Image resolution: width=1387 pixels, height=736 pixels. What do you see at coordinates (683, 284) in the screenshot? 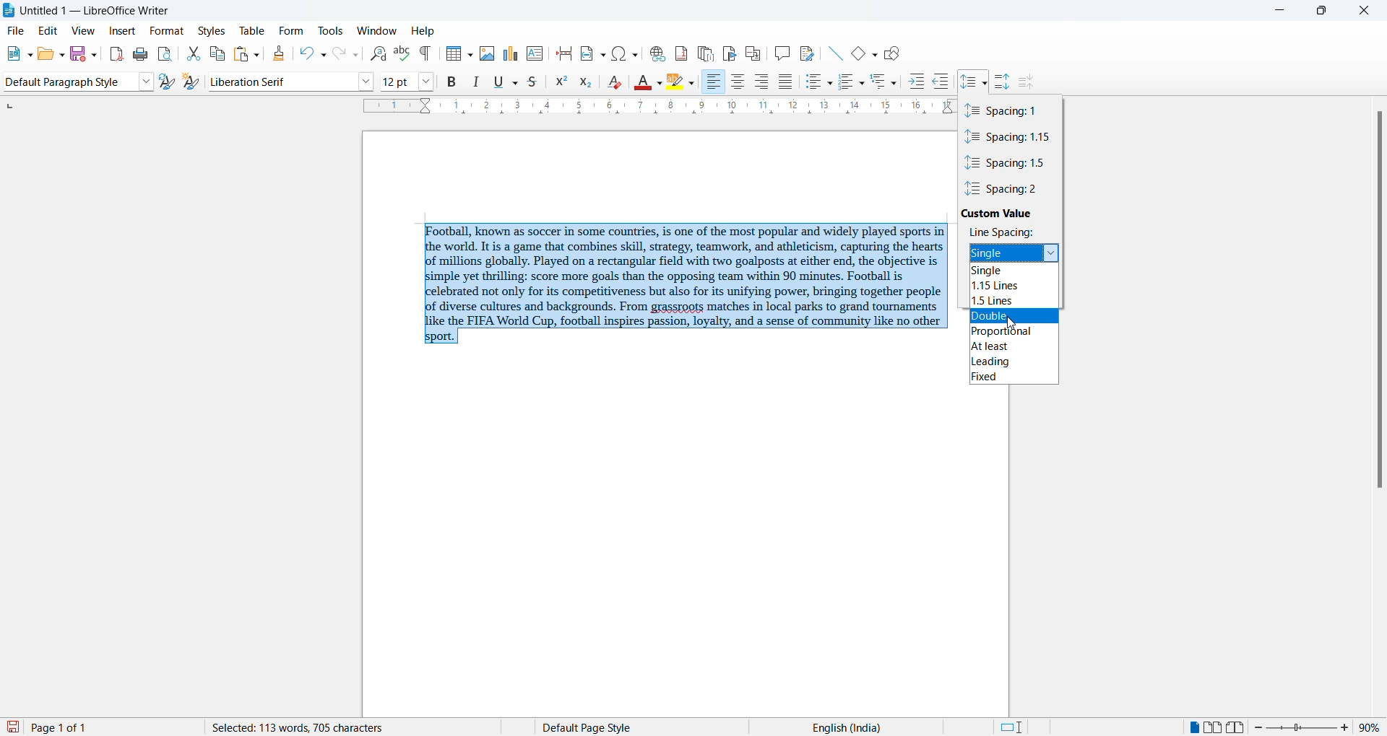
I see `selected paragraph` at bounding box center [683, 284].